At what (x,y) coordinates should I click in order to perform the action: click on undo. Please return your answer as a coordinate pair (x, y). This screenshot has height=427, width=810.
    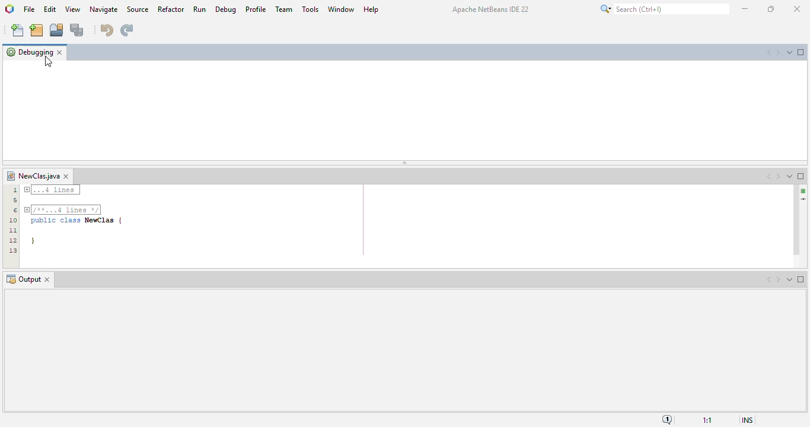
    Looking at the image, I should click on (106, 29).